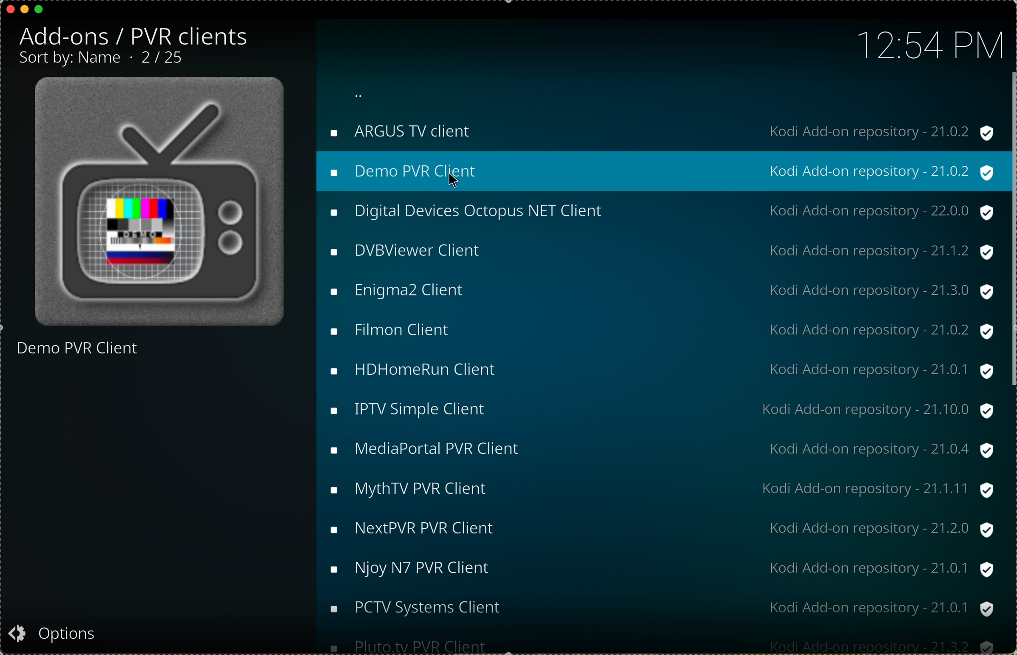 The image size is (1017, 655). What do you see at coordinates (131, 35) in the screenshot?
I see `Add-ons` at bounding box center [131, 35].